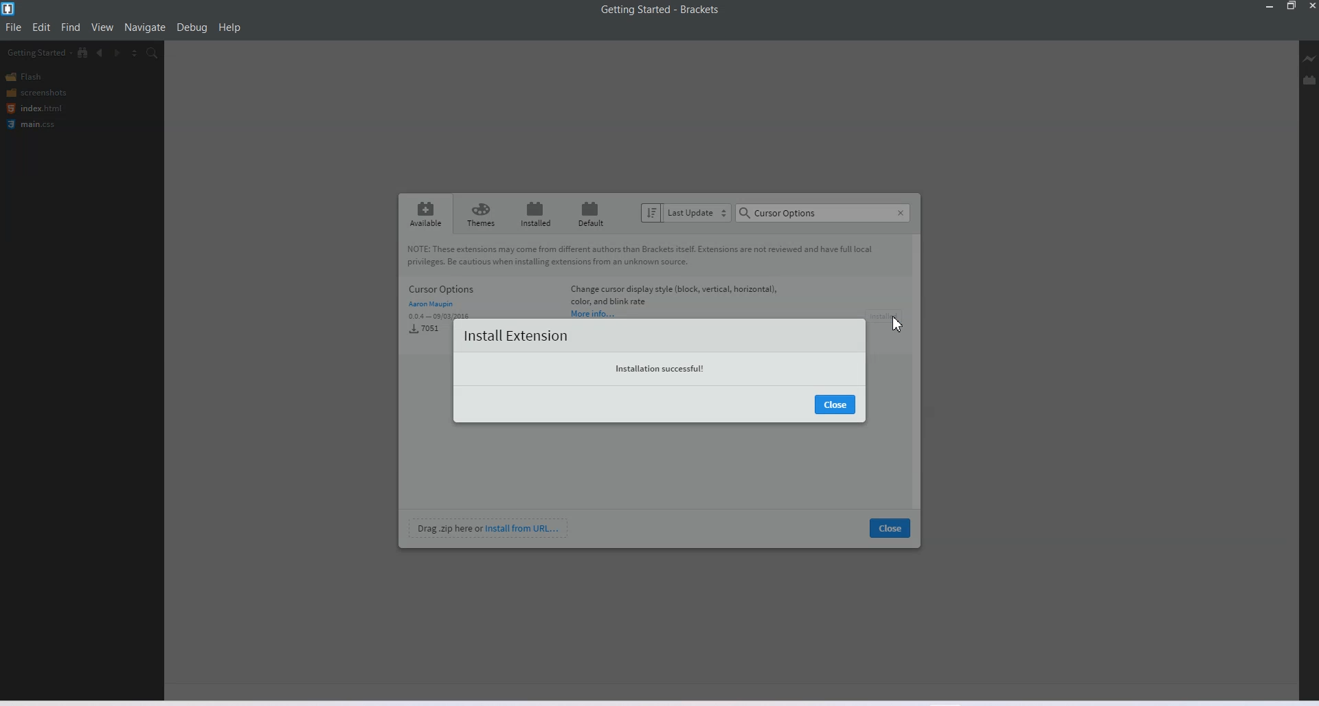 This screenshot has height=706, width=1319. Describe the element at coordinates (658, 371) in the screenshot. I see `installation successful` at that location.